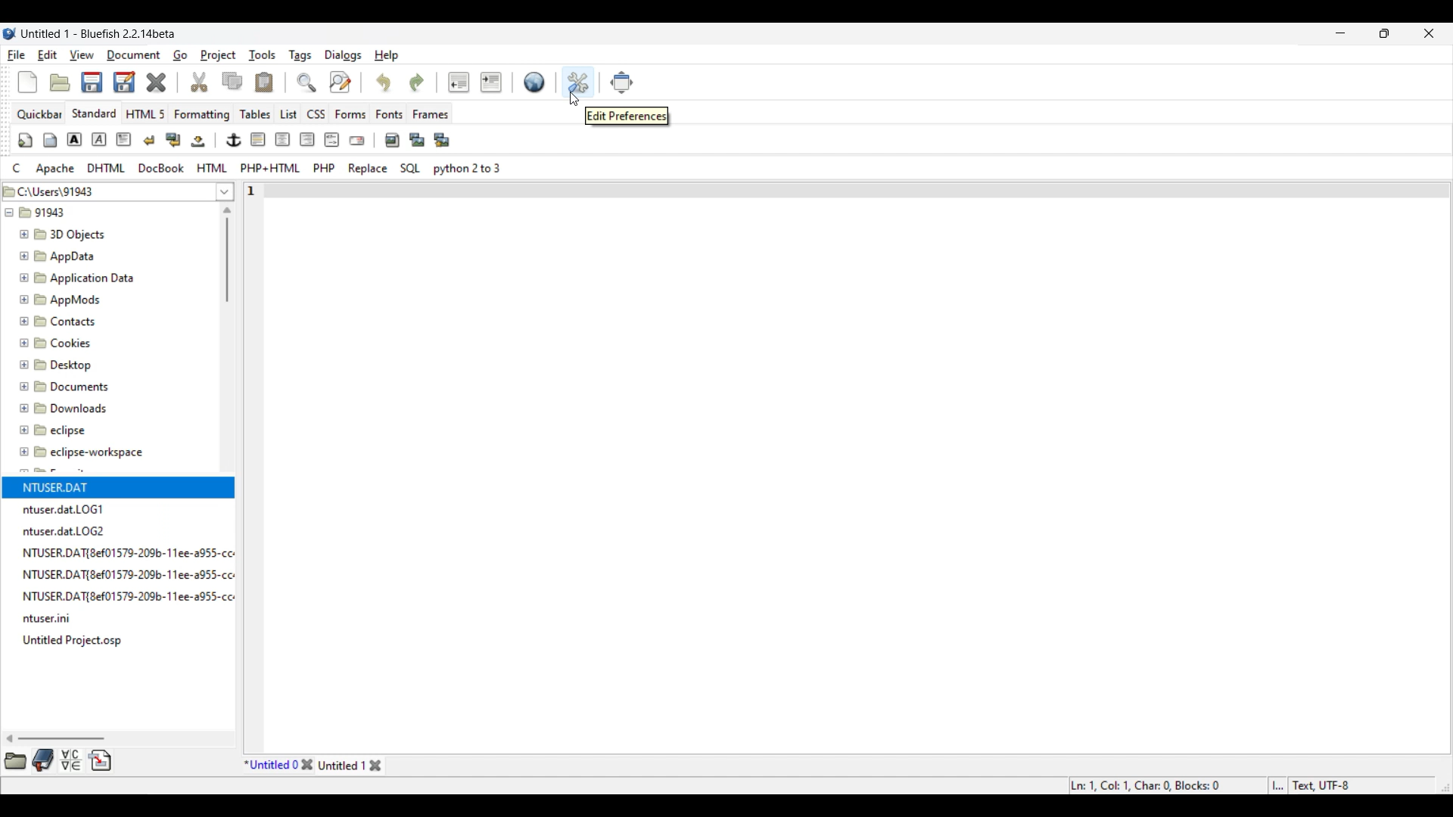 The width and height of the screenshot is (1453, 817). Describe the element at coordinates (107, 82) in the screenshot. I see `Save` at that location.